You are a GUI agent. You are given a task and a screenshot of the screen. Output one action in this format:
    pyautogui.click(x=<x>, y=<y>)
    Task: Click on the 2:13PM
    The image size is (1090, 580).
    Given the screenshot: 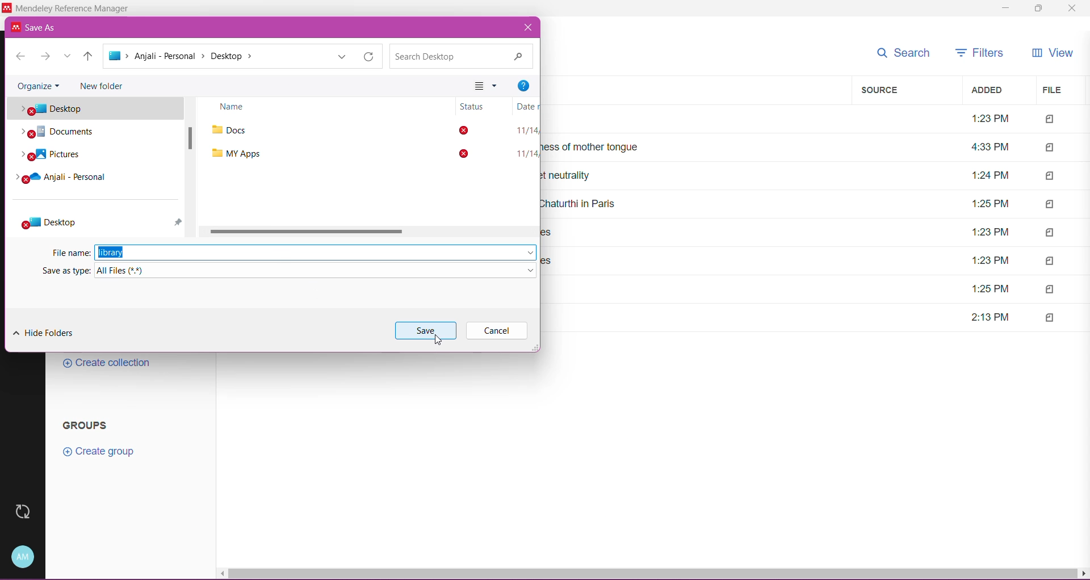 What is the action you would take?
    pyautogui.click(x=988, y=317)
    